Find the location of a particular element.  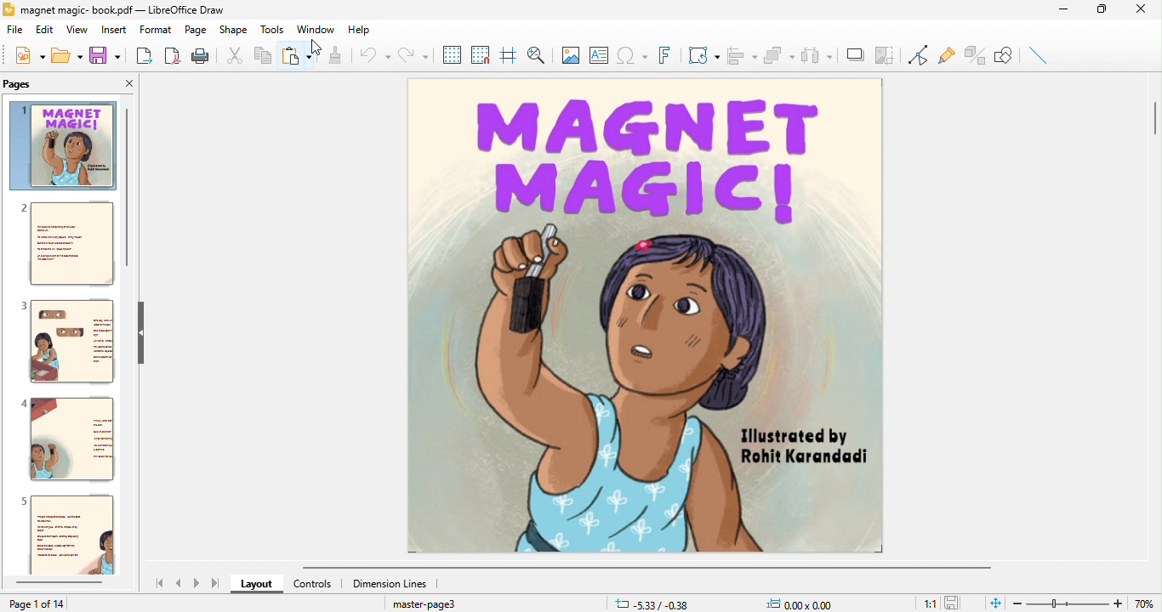

image is located at coordinates (567, 55).